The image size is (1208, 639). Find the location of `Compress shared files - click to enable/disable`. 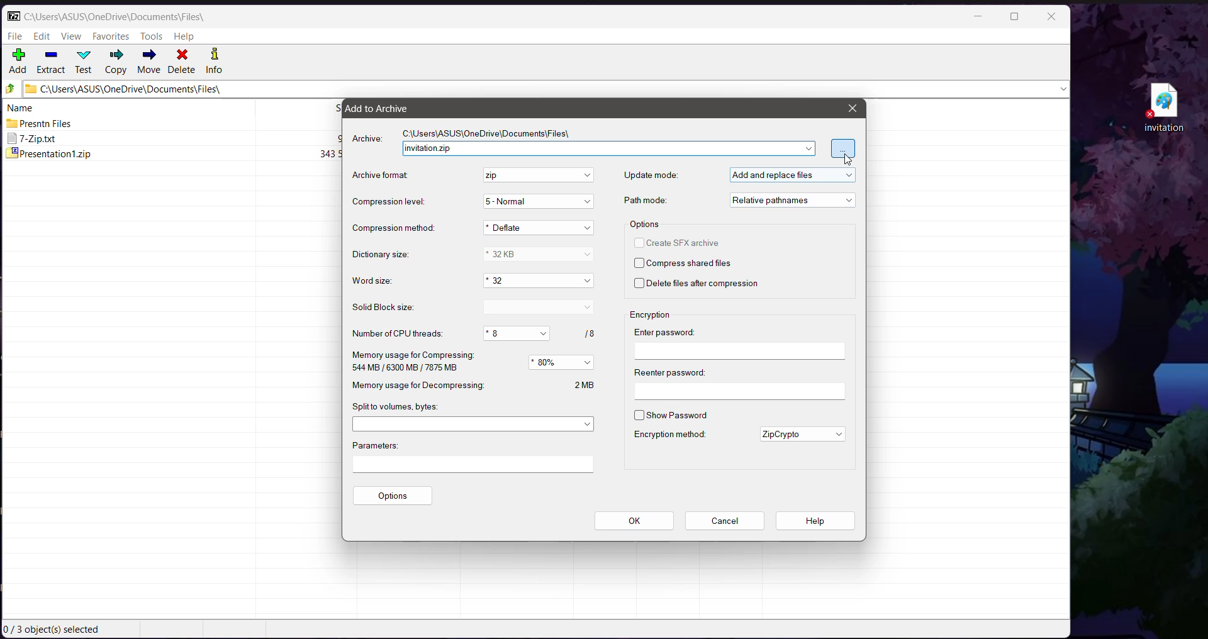

Compress shared files - click to enable/disable is located at coordinates (682, 264).